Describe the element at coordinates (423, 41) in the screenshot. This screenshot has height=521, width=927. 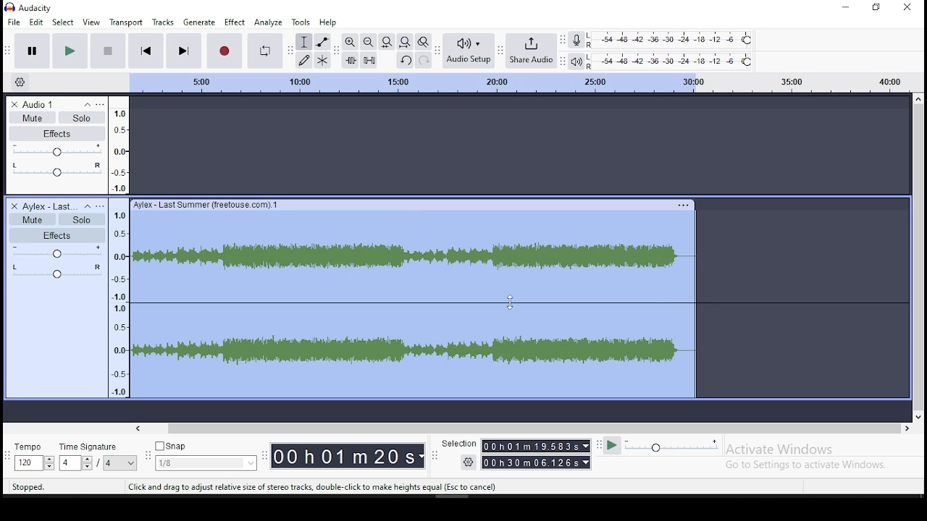
I see `zoom toggle` at that location.